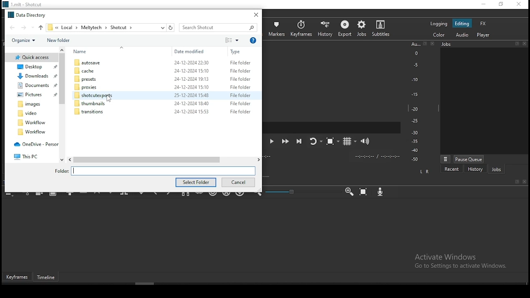 The image size is (530, 298). I want to click on new folder, so click(58, 40).